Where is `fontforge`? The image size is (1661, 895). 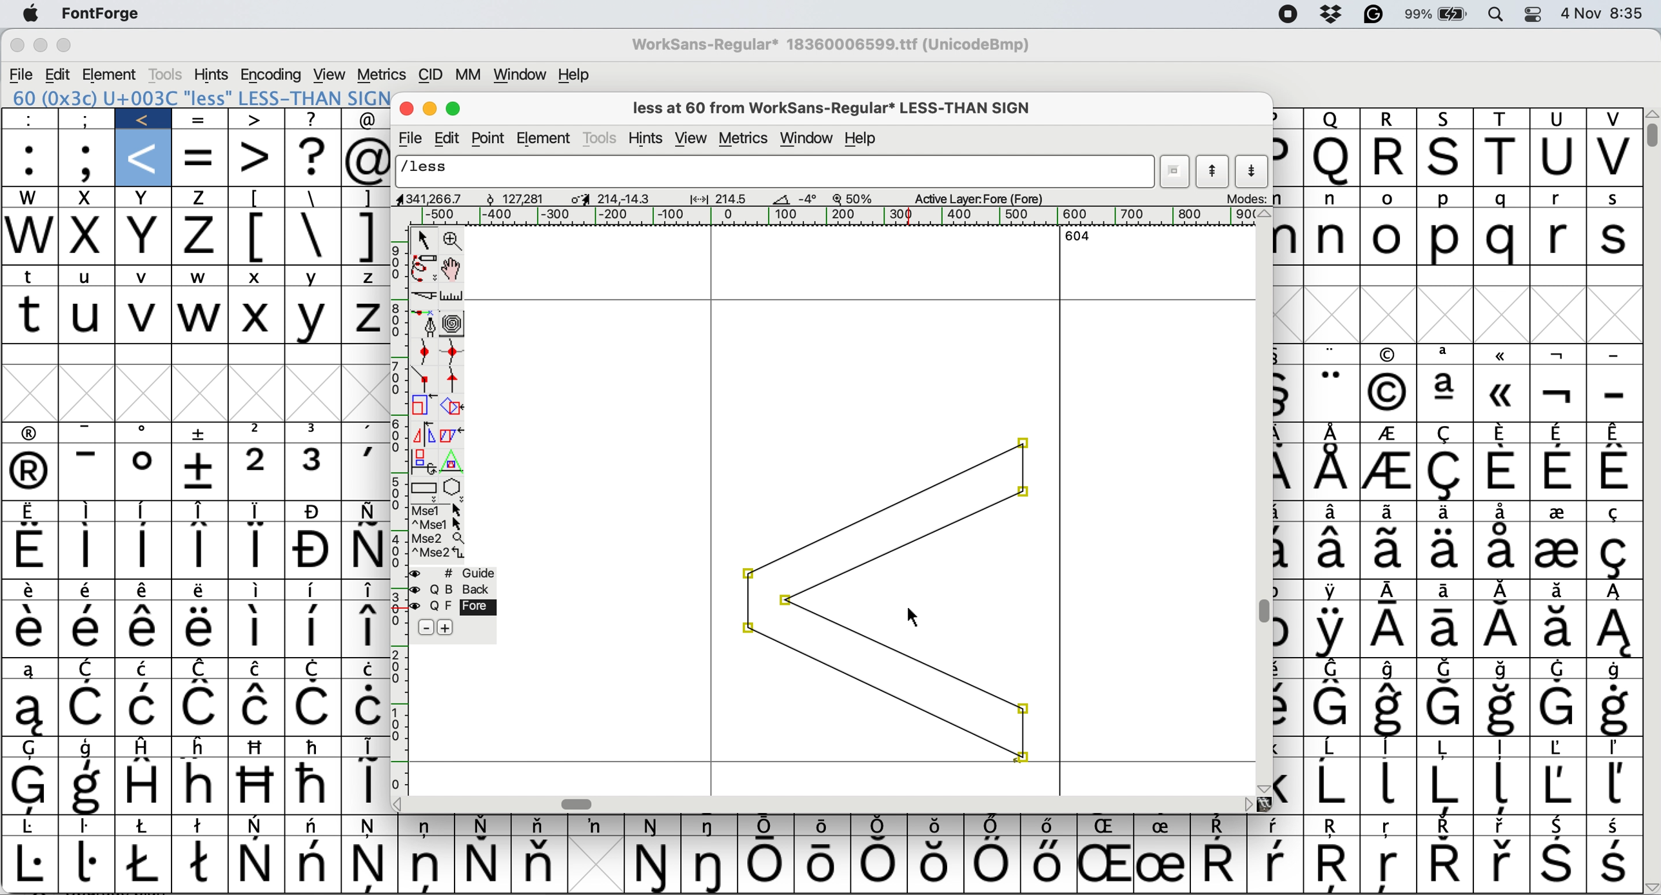 fontforge is located at coordinates (99, 14).